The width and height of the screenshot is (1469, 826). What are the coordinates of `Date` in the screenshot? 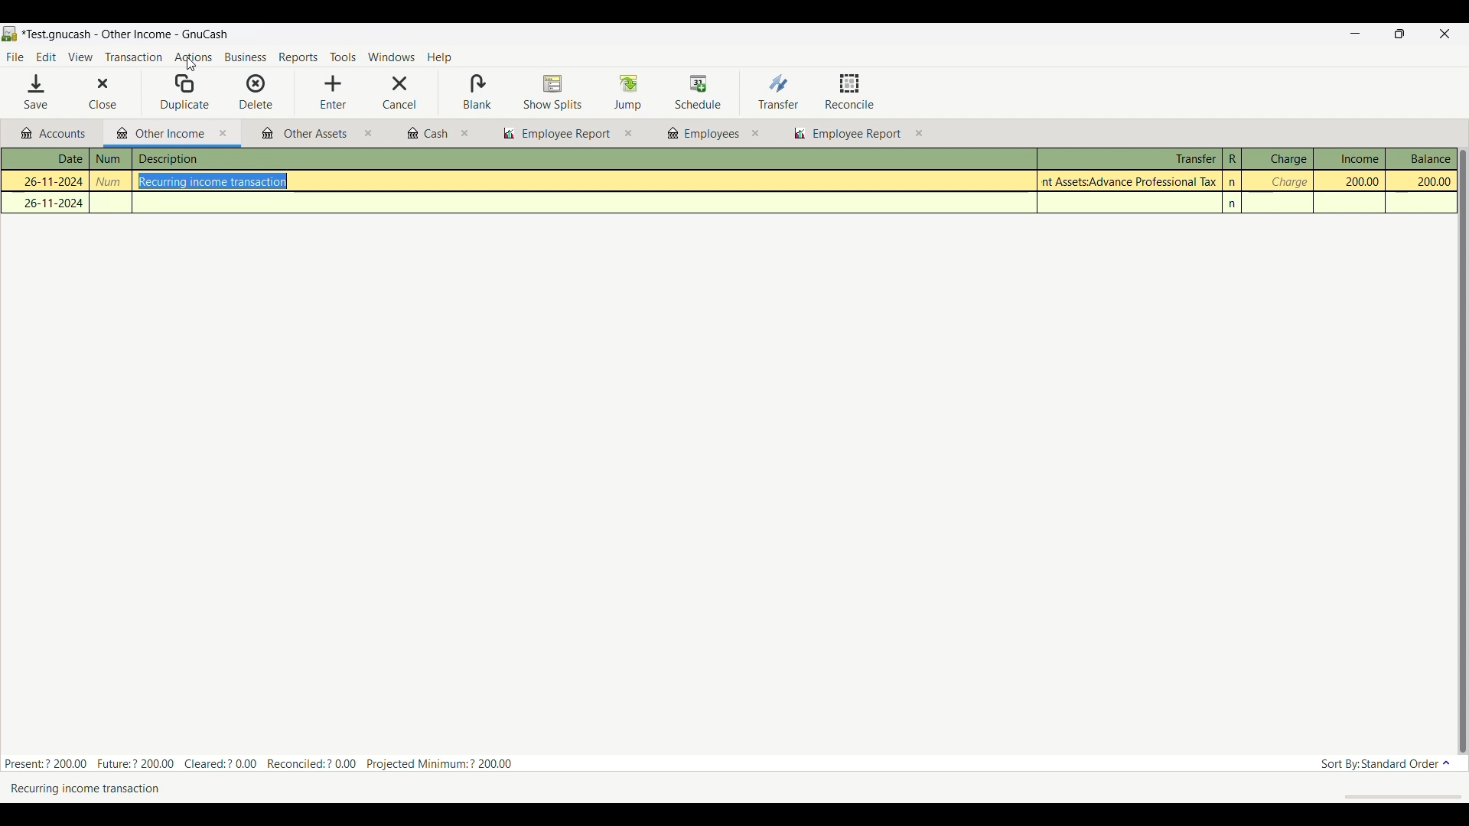 It's located at (54, 159).